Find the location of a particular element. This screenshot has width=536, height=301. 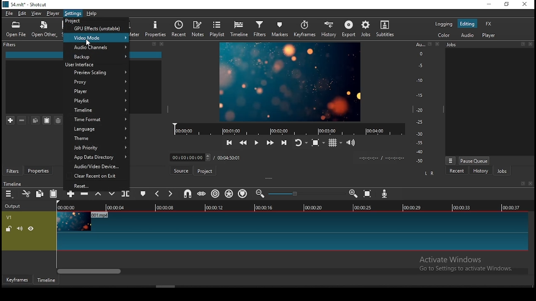

user interface is located at coordinates (82, 64).